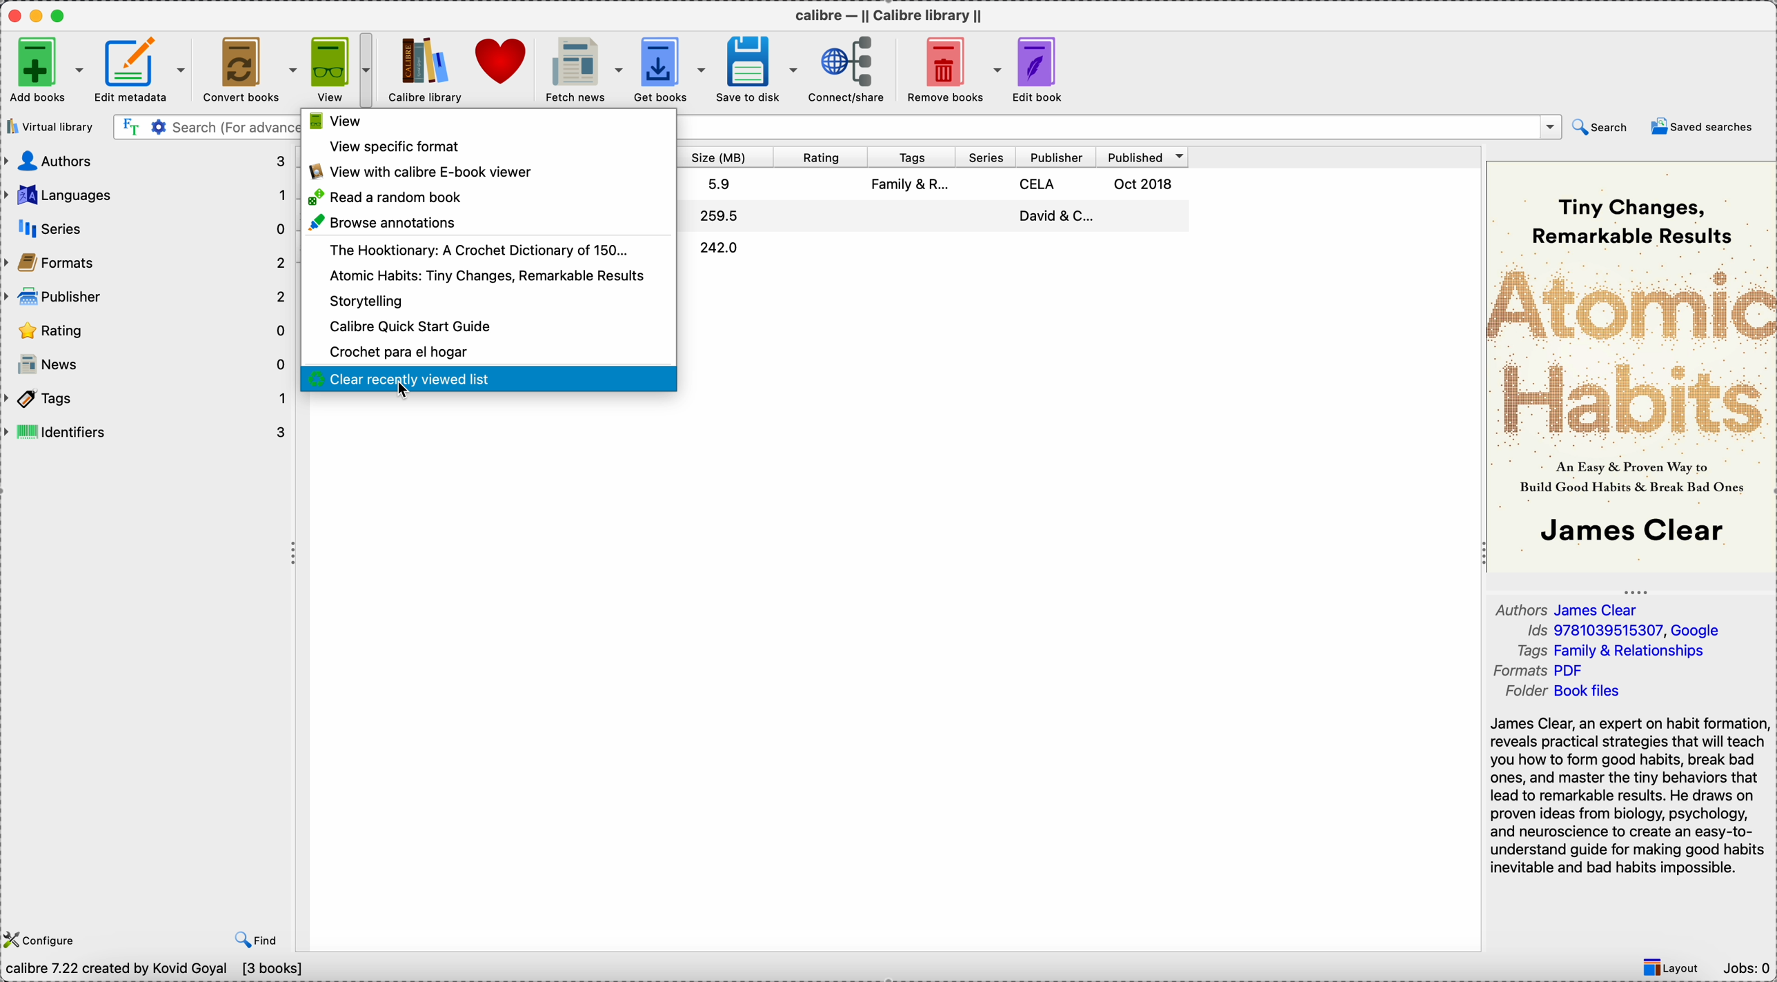  I want to click on Author James Clear, so click(1569, 609).